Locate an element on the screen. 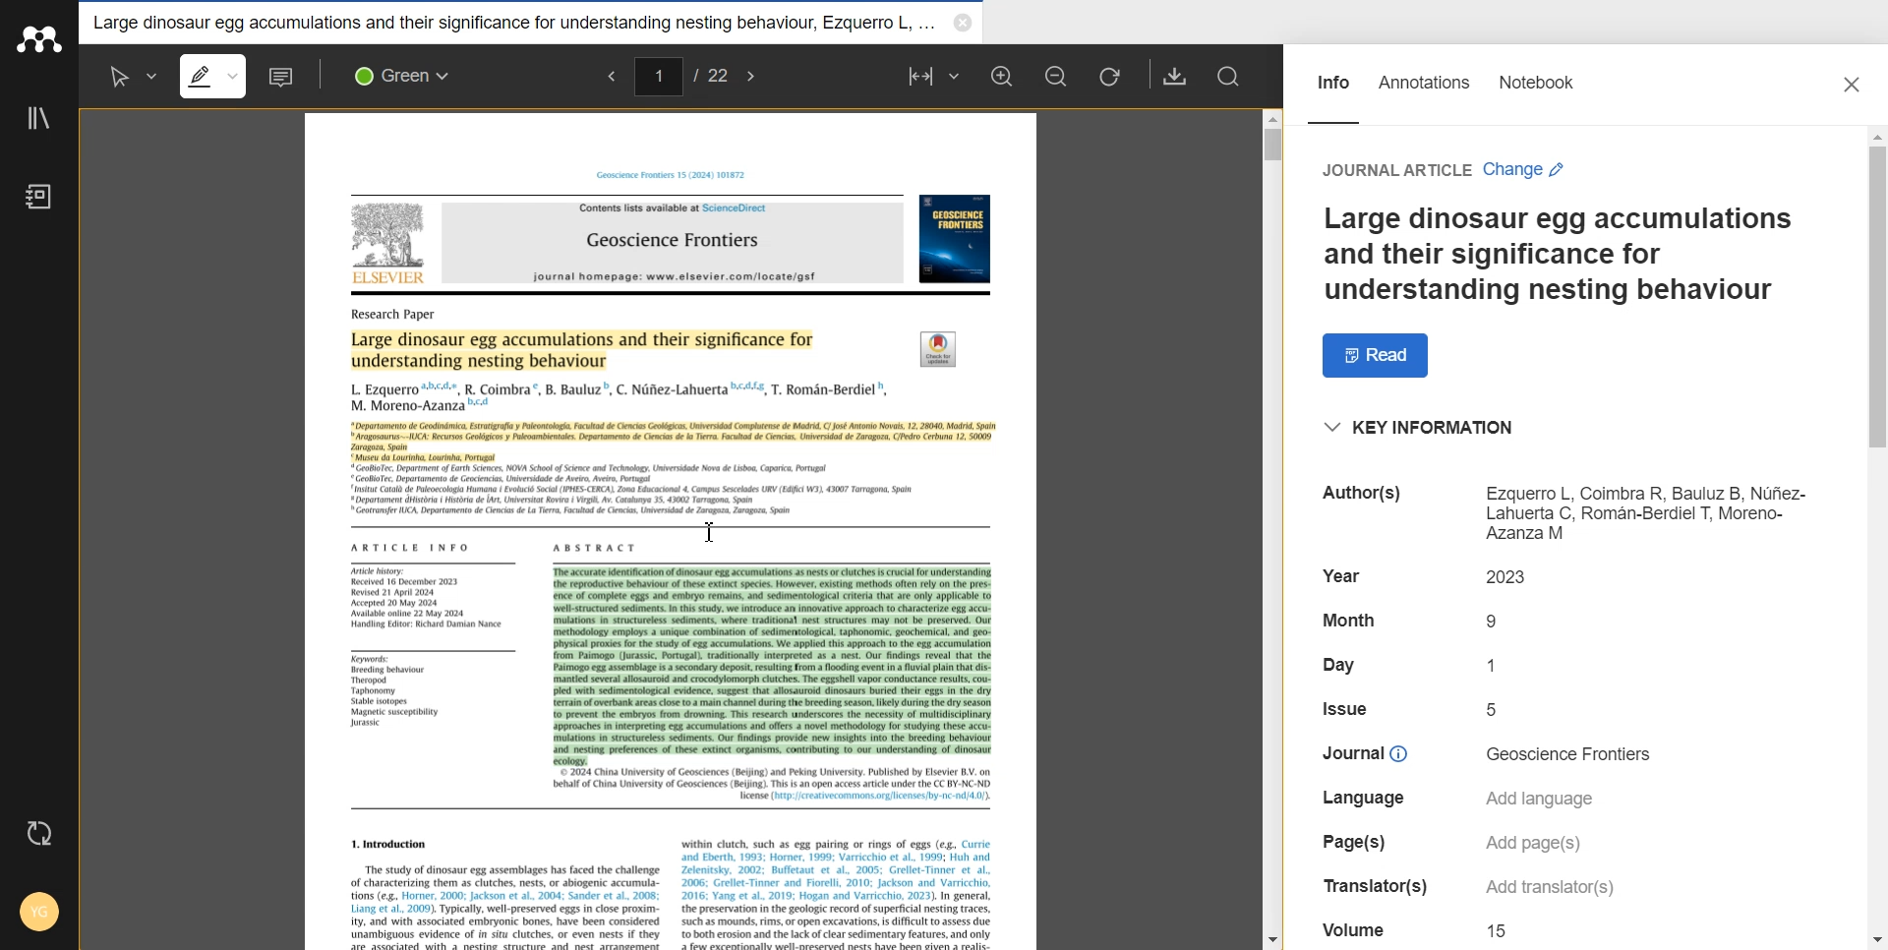 This screenshot has width=1888, height=950. Zoom out is located at coordinates (1057, 75).